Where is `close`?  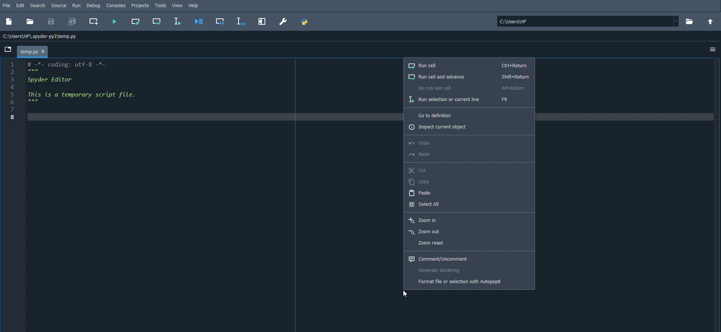
close is located at coordinates (44, 51).